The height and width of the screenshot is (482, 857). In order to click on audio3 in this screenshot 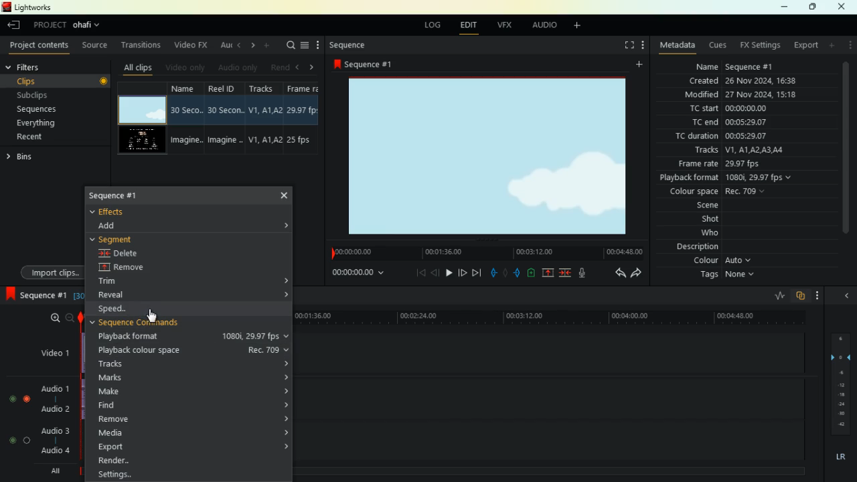, I will do `click(52, 430)`.